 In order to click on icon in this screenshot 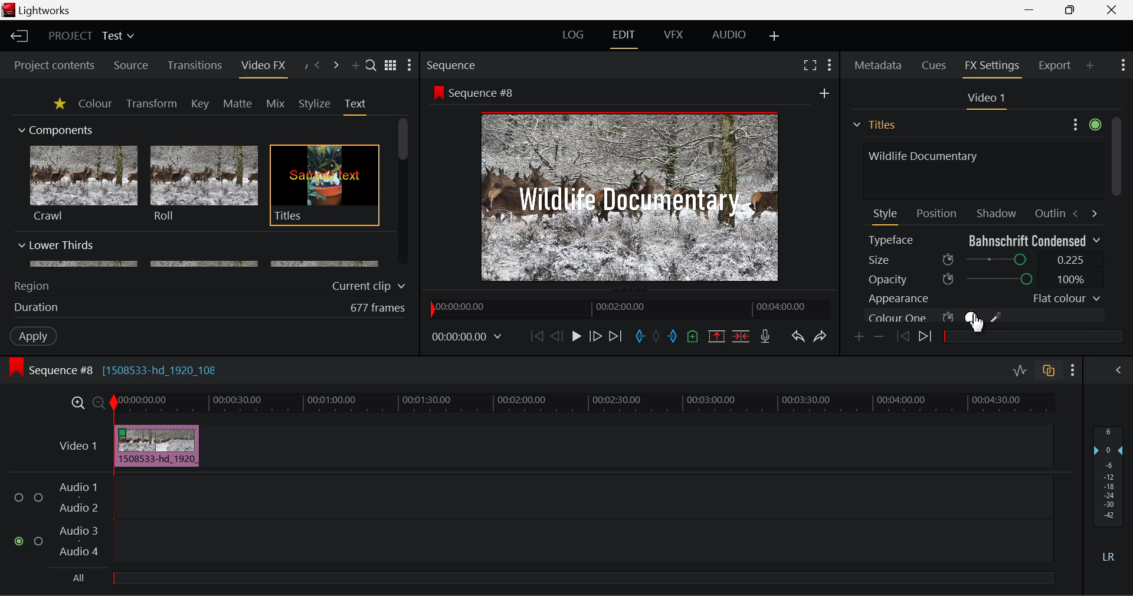, I will do `click(437, 92)`.